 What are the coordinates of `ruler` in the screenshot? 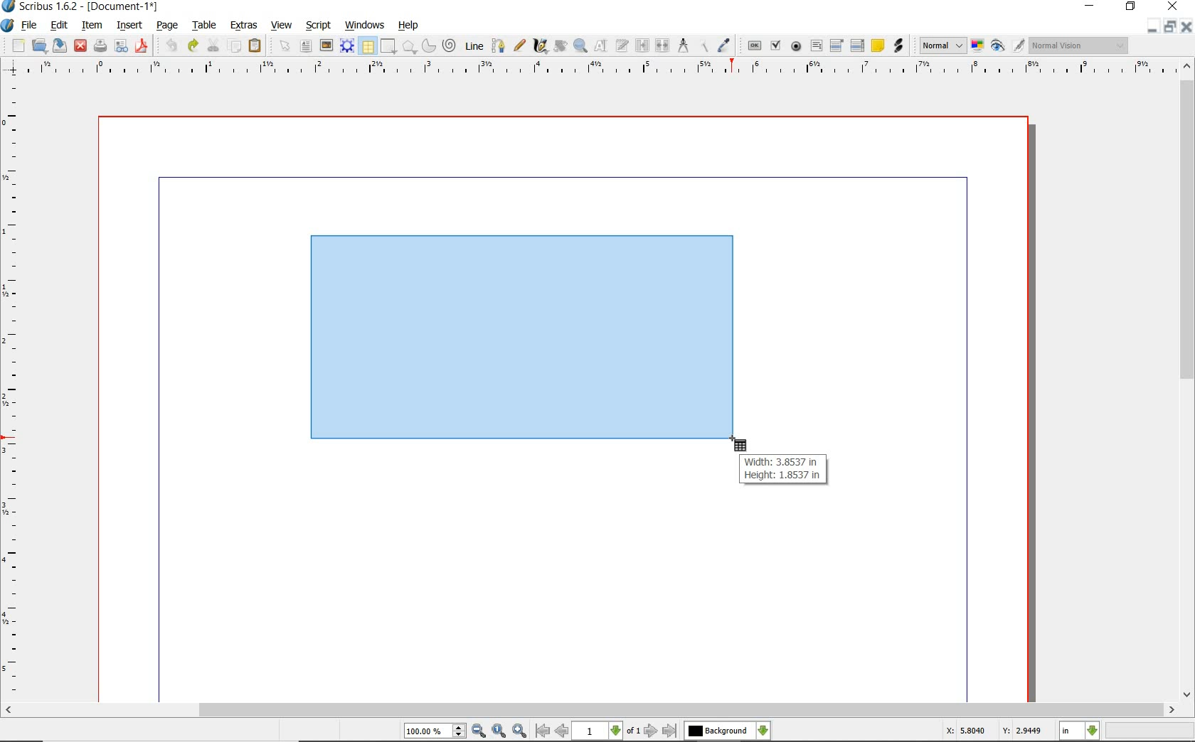 It's located at (14, 389).